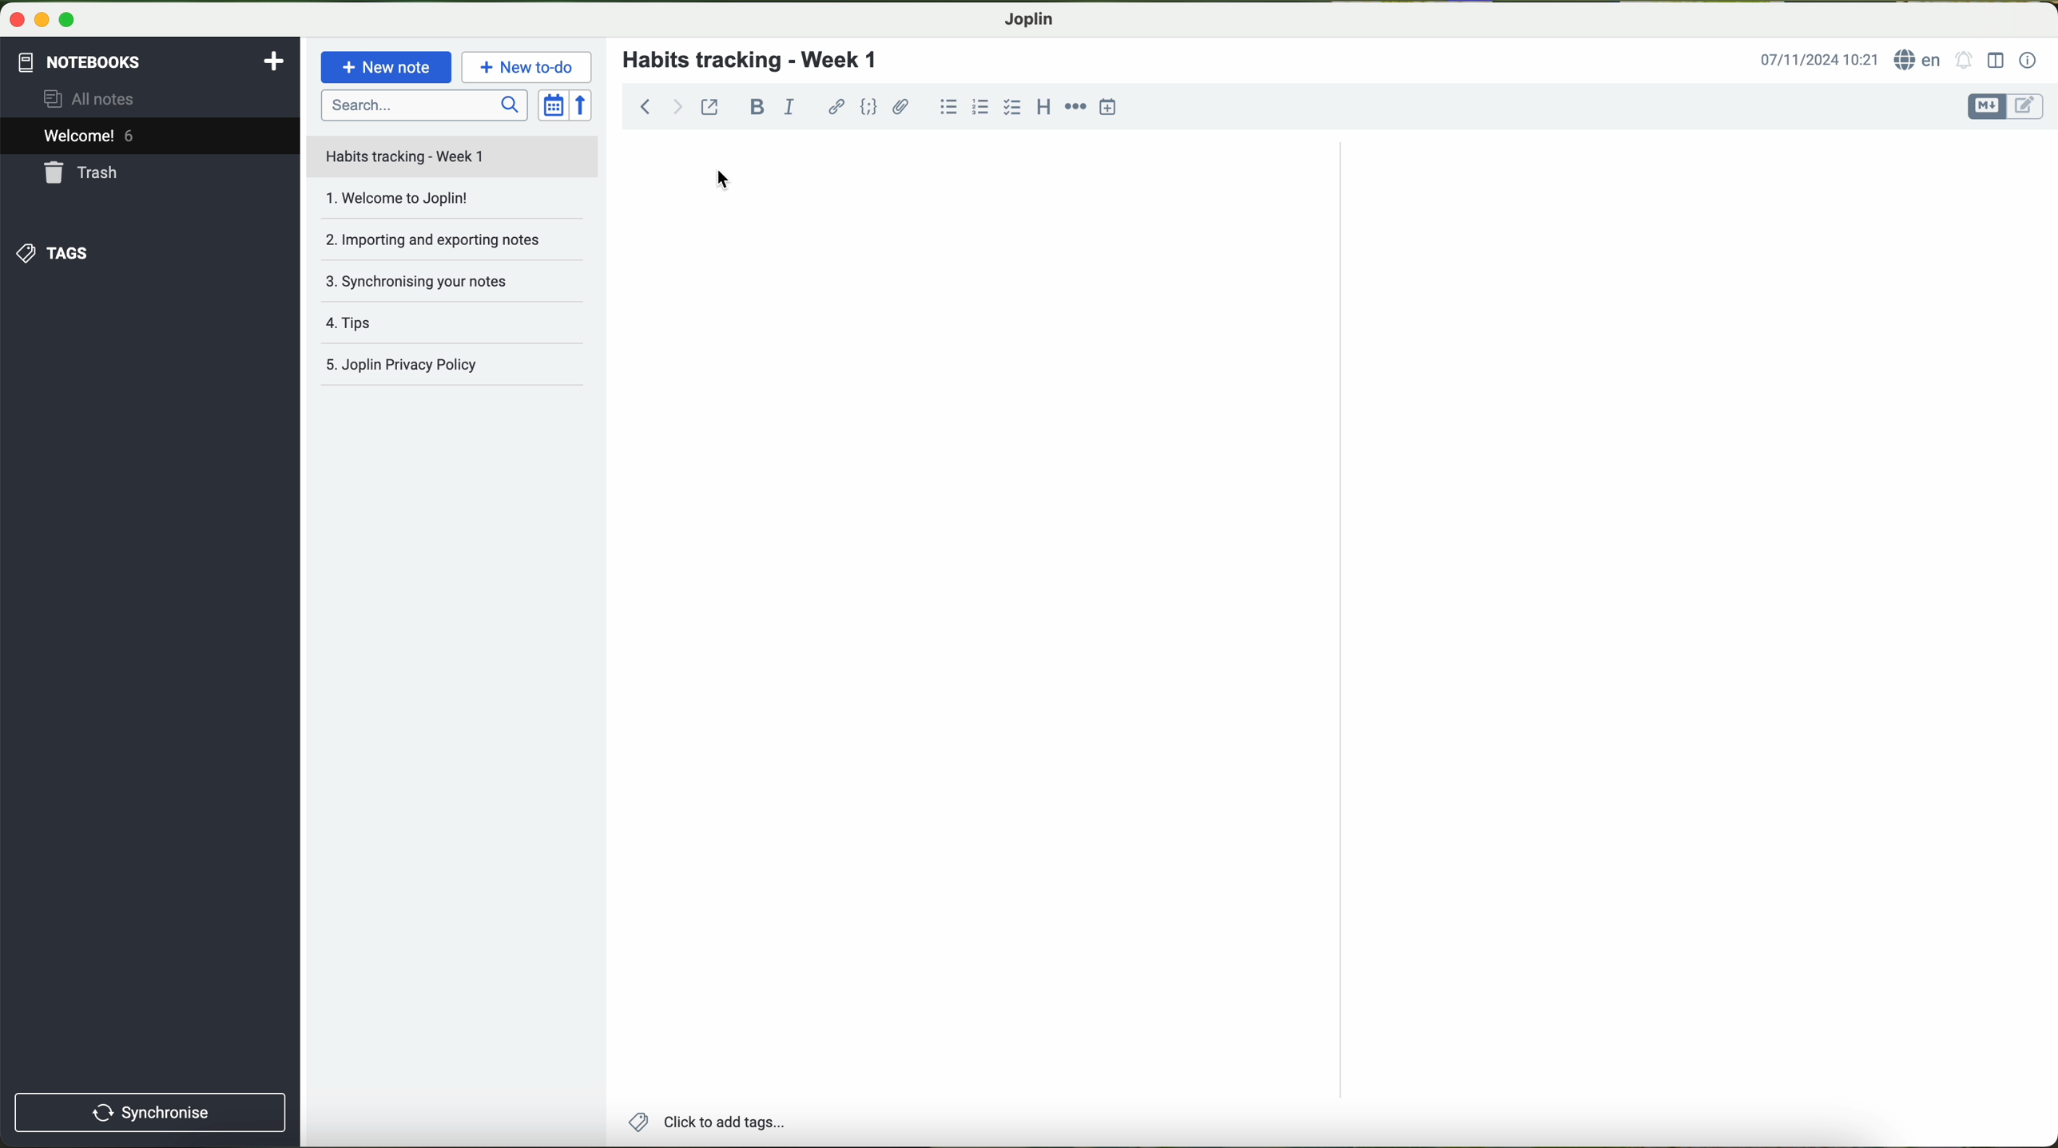 Image resolution: width=2058 pixels, height=1148 pixels. Describe the element at coordinates (702, 1123) in the screenshot. I see `add tags` at that location.